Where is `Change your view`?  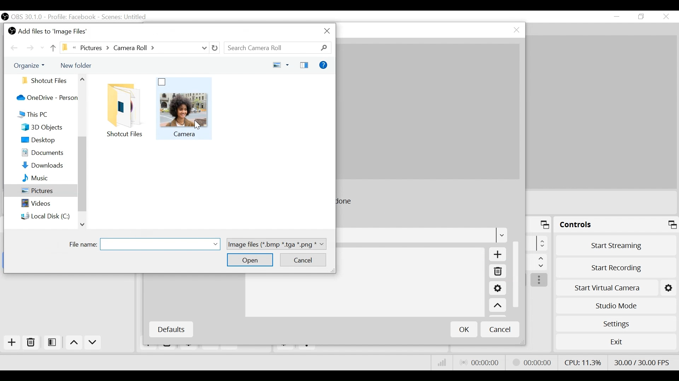 Change your view is located at coordinates (281, 64).